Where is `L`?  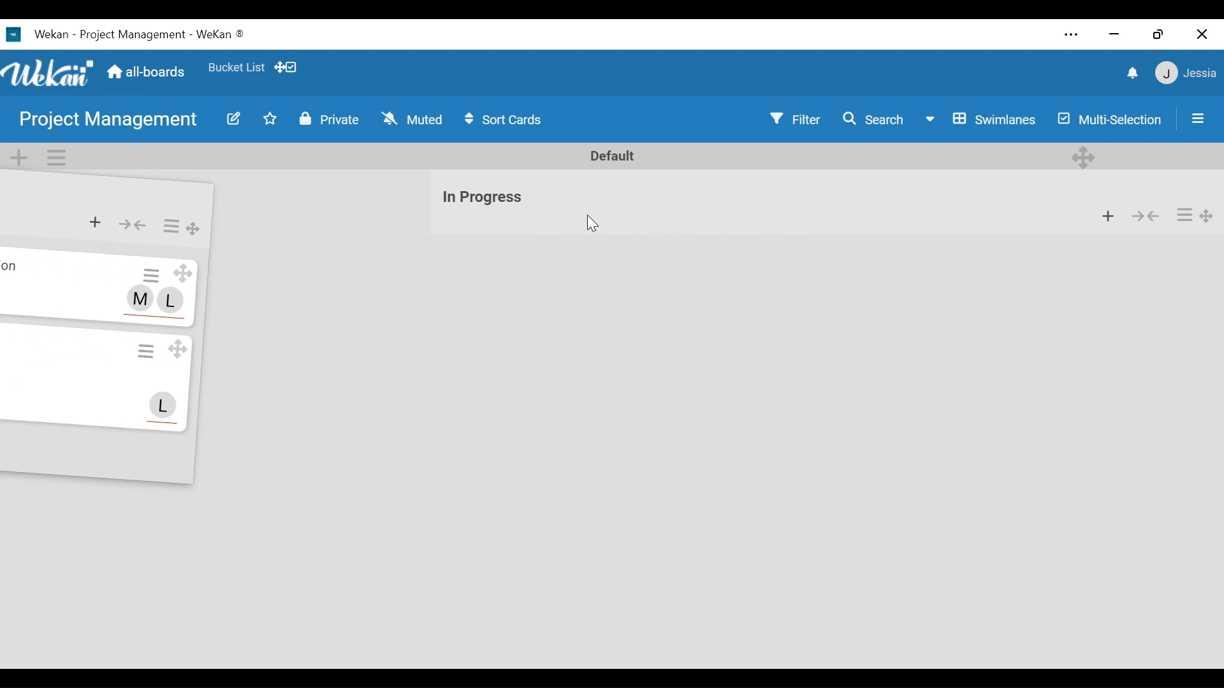 L is located at coordinates (163, 405).